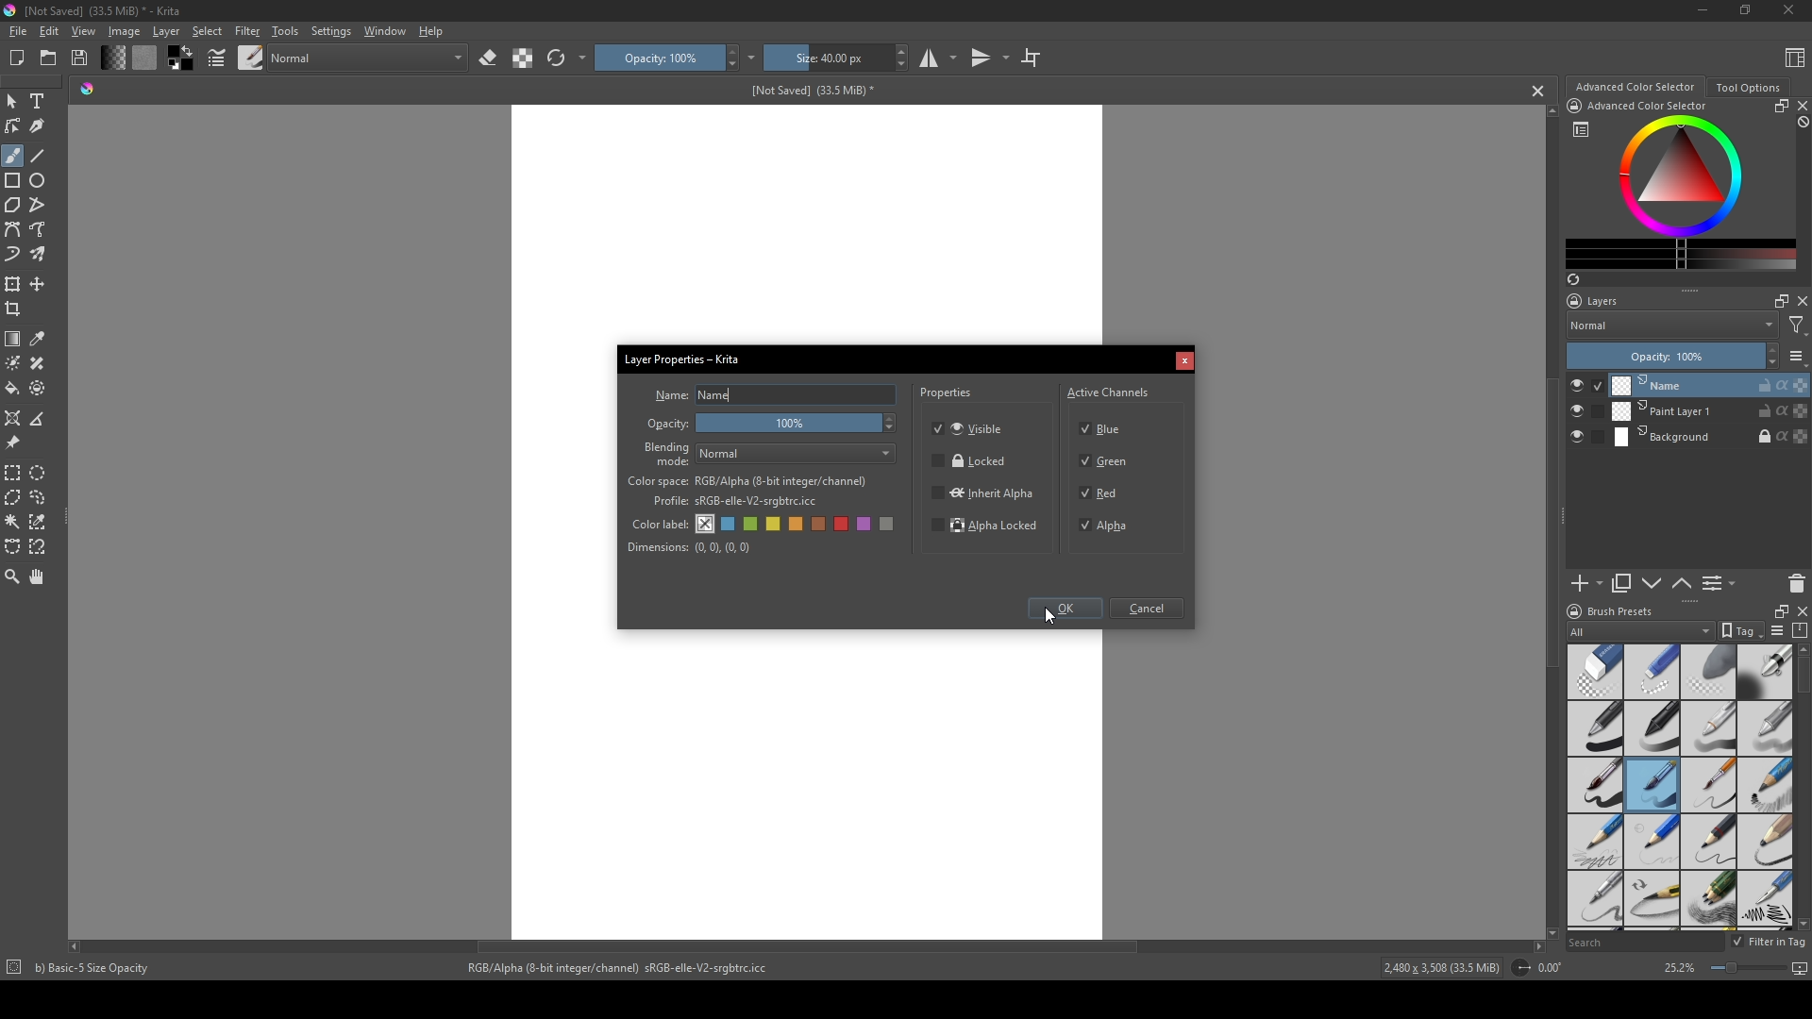 Image resolution: width=1812 pixels, height=1019 pixels. Describe the element at coordinates (1538, 946) in the screenshot. I see `scroll right` at that location.